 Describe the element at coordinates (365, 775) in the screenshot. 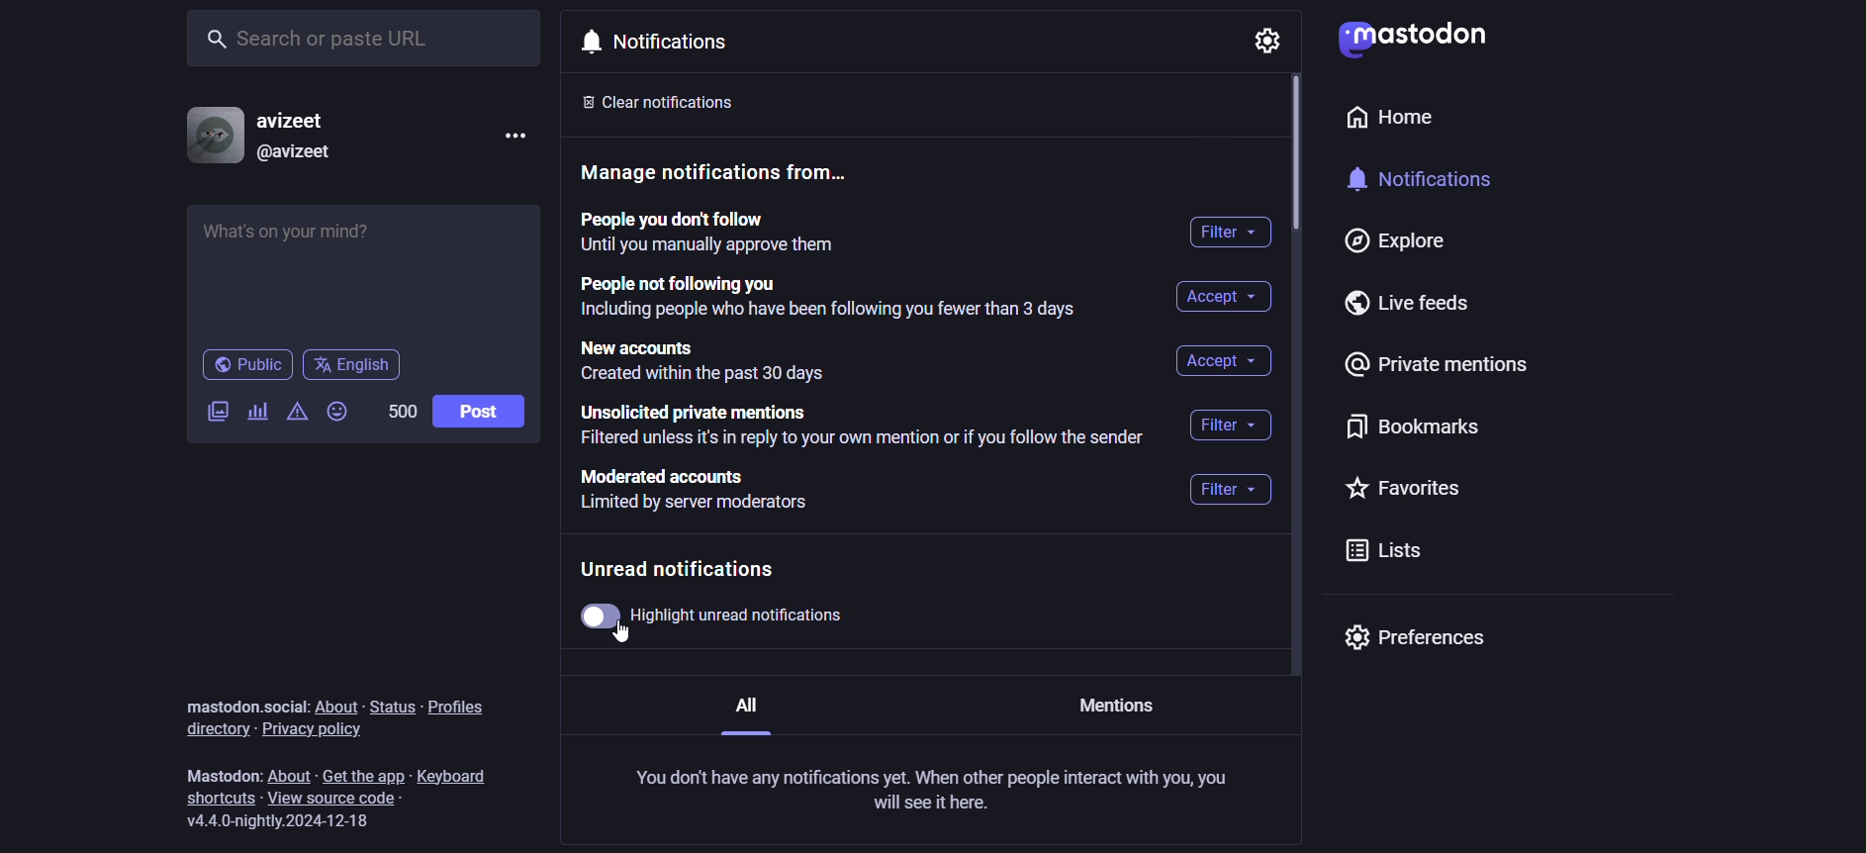

I see `get the app` at that location.